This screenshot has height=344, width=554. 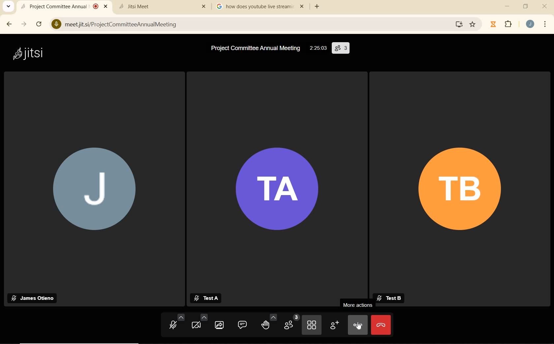 I want to click on minimize, so click(x=507, y=7).